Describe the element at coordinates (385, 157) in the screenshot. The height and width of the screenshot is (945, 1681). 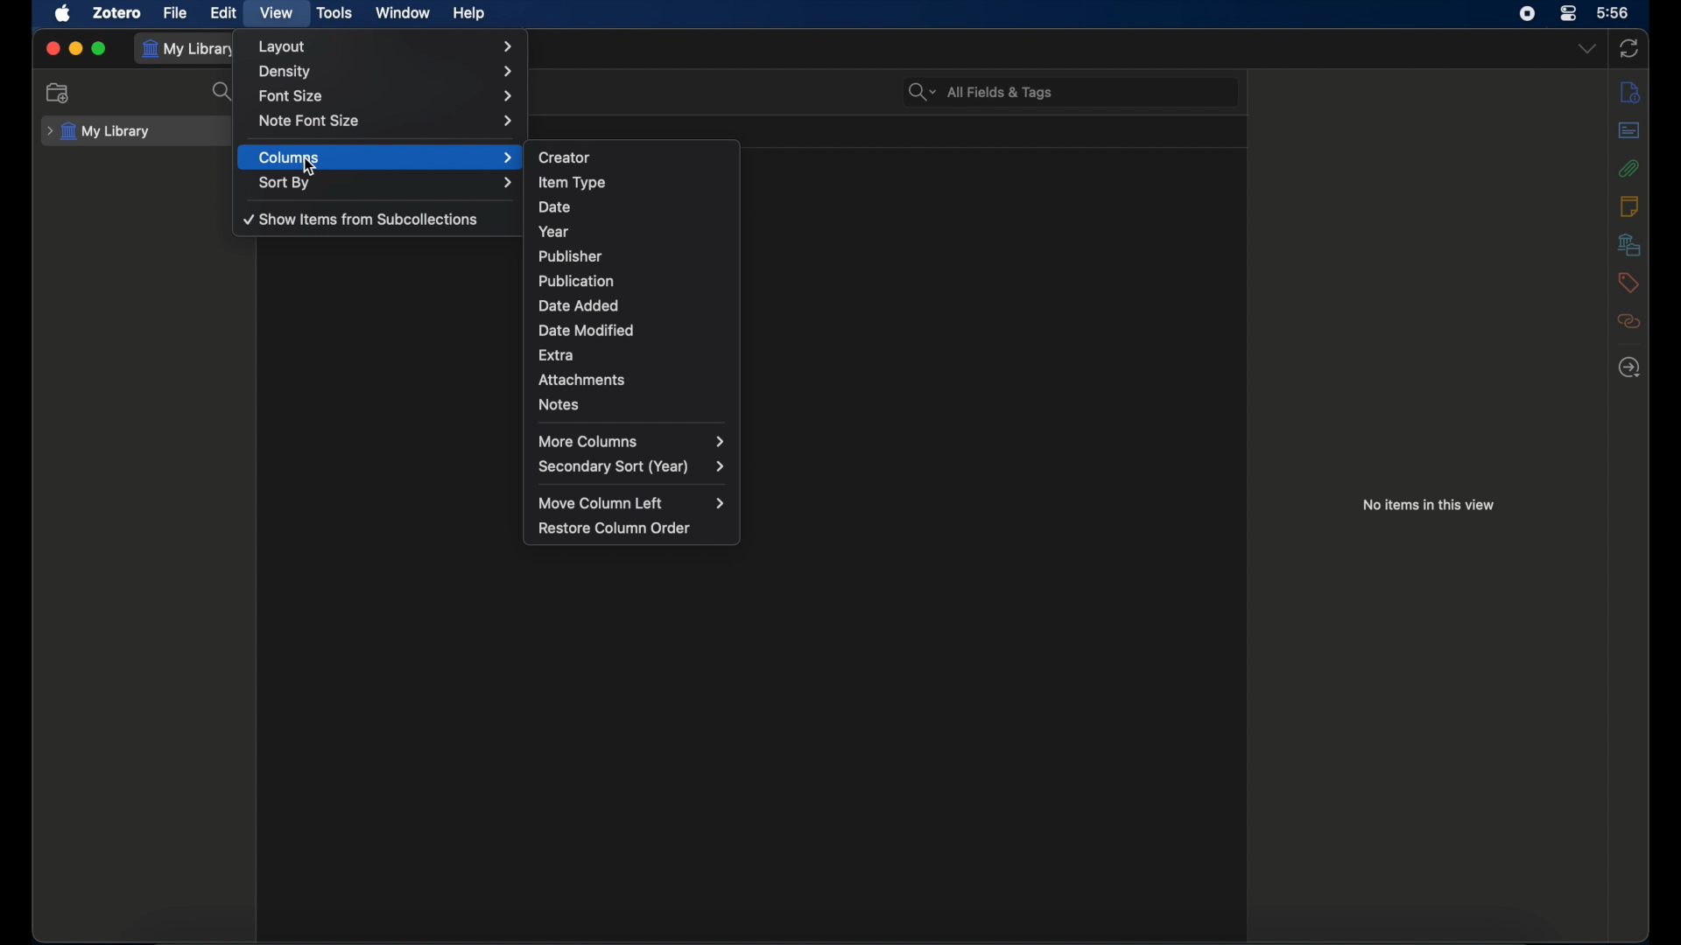
I see `columns` at that location.